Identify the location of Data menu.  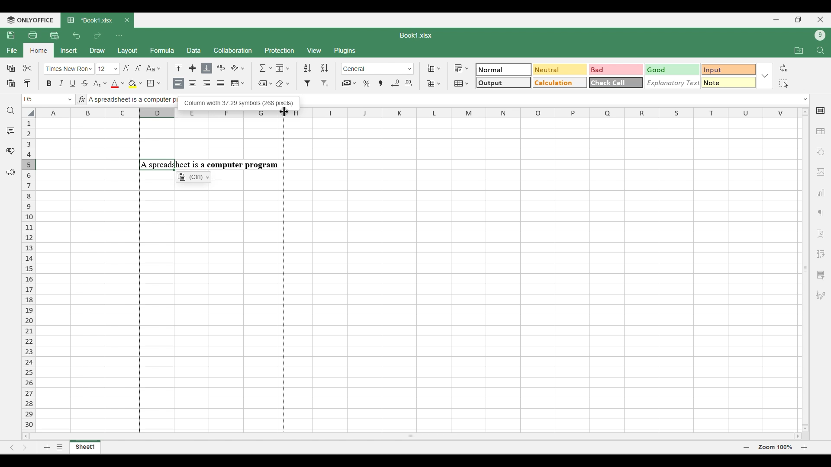
(194, 50).